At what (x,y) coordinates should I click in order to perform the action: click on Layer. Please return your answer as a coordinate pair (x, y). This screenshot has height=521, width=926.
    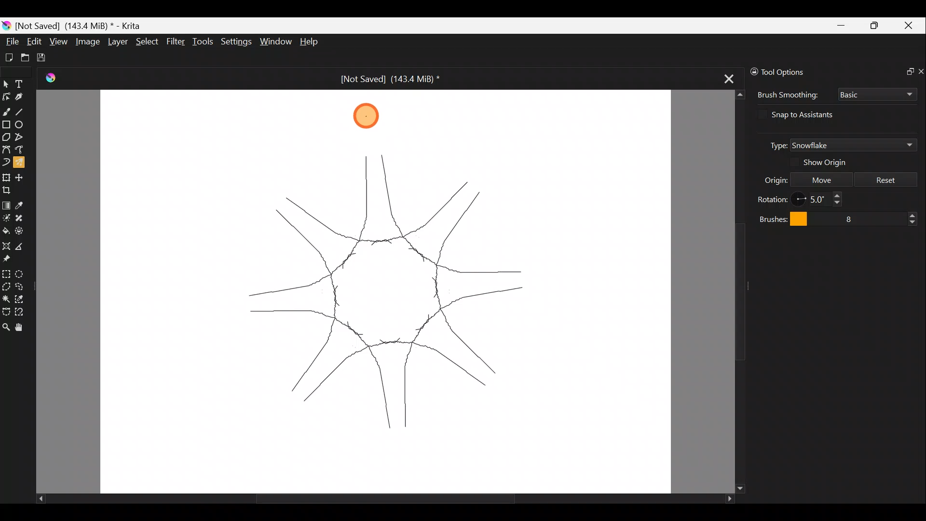
    Looking at the image, I should click on (116, 41).